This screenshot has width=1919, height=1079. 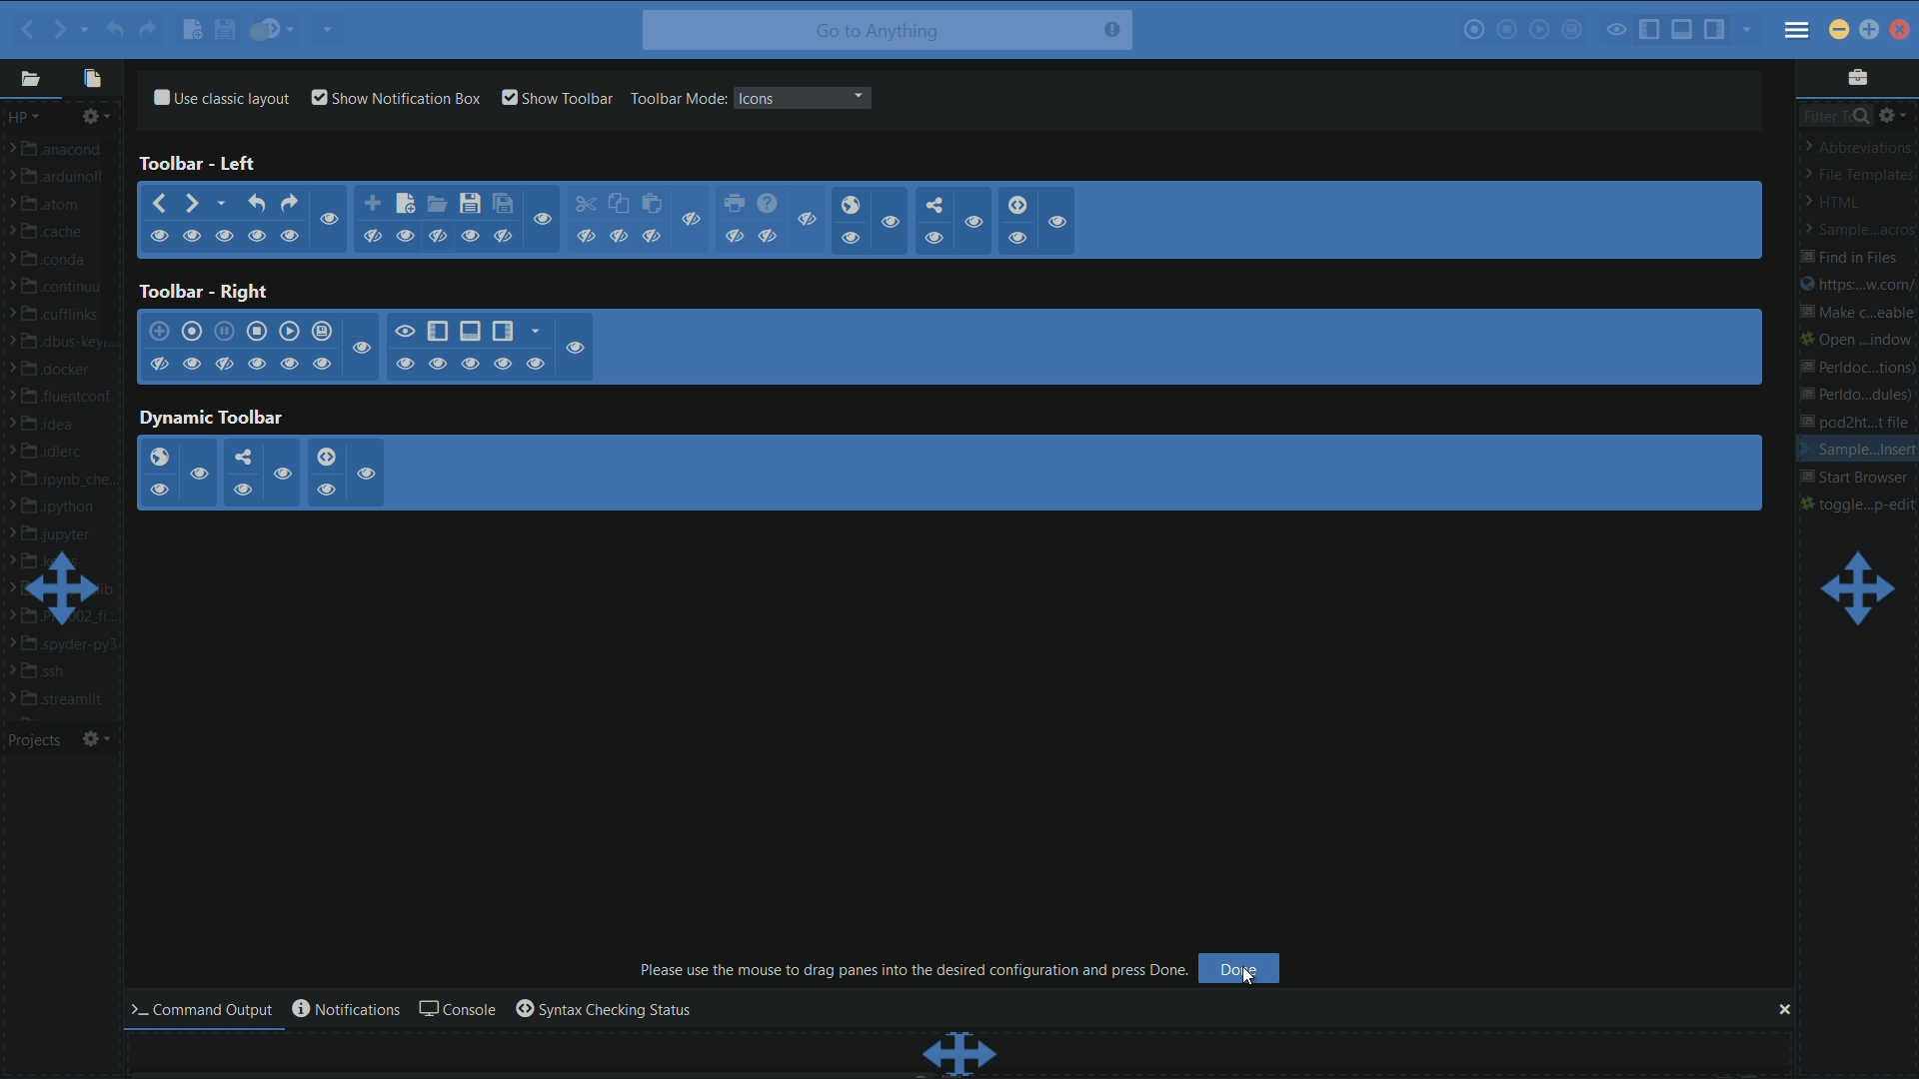 What do you see at coordinates (407, 236) in the screenshot?
I see `show/hide` at bounding box center [407, 236].